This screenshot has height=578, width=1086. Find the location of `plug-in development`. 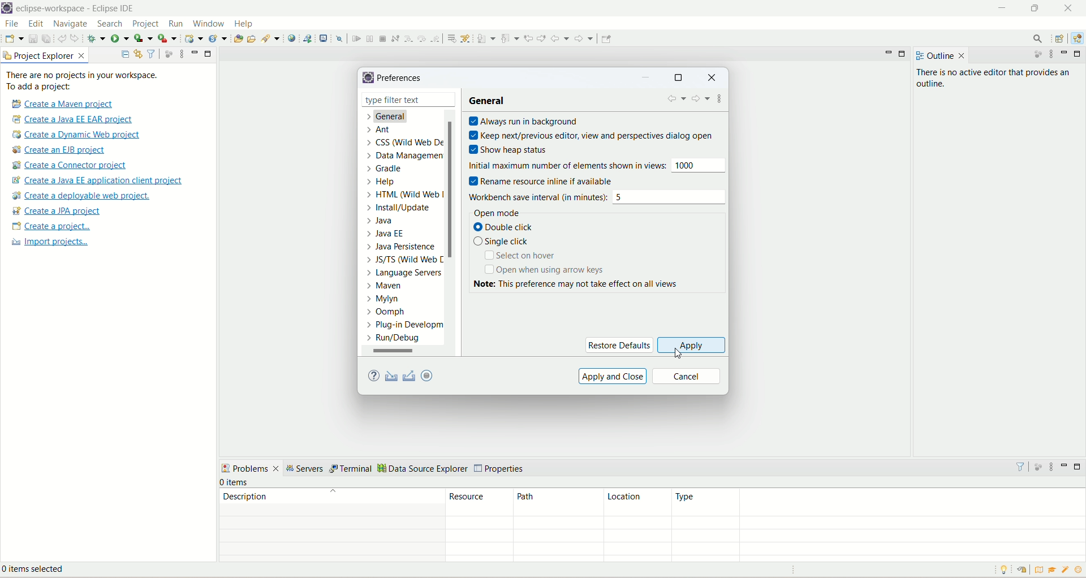

plug-in development is located at coordinates (405, 325).